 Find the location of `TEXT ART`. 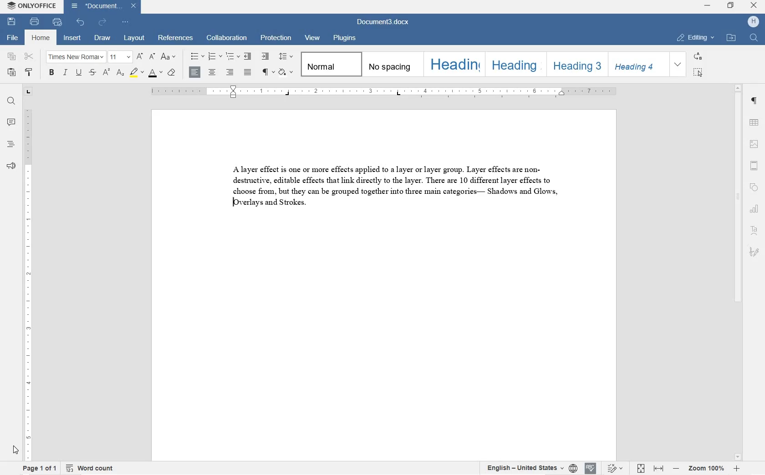

TEXT ART is located at coordinates (755, 229).